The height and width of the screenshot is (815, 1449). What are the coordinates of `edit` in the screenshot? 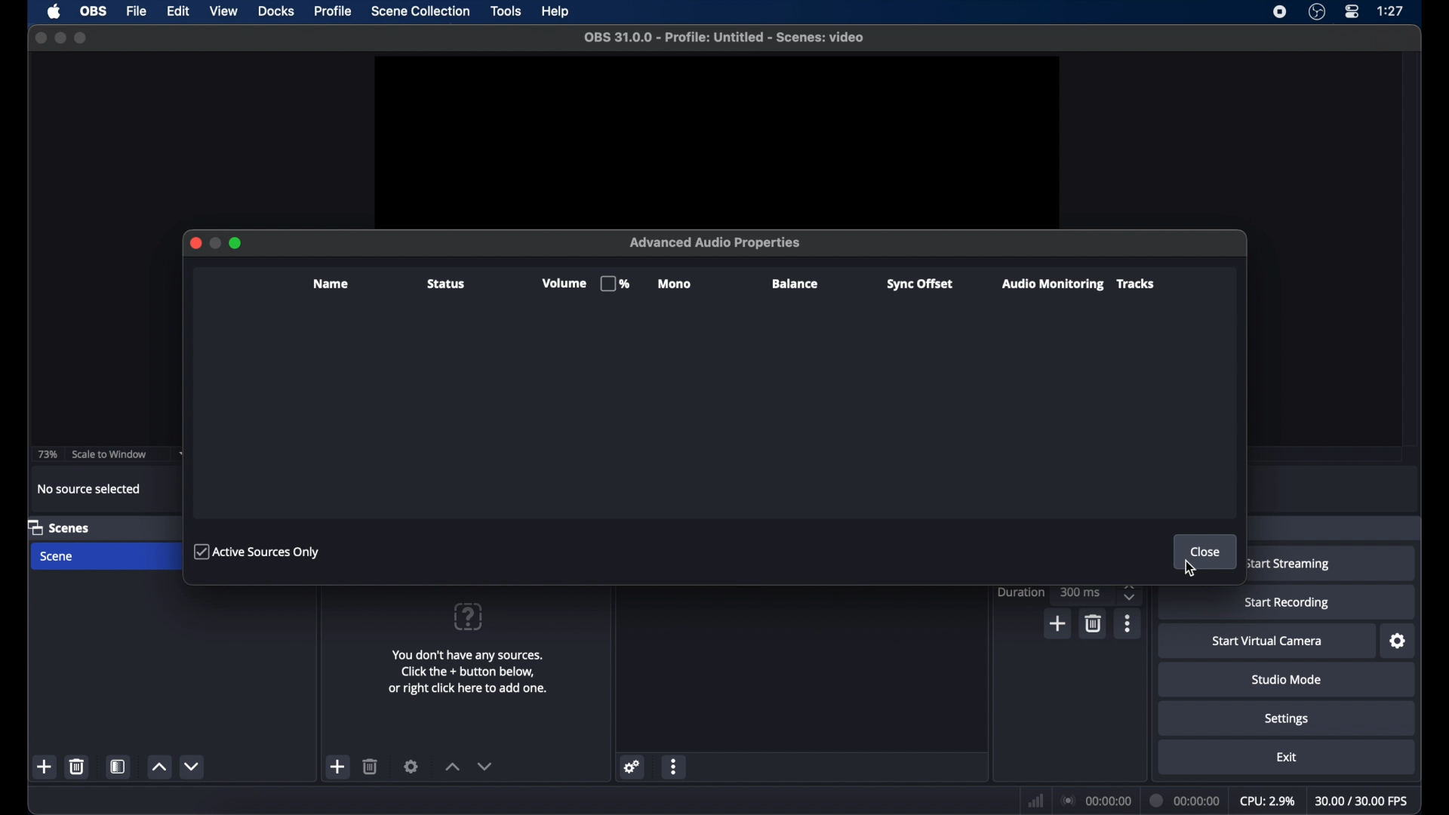 It's located at (177, 12).